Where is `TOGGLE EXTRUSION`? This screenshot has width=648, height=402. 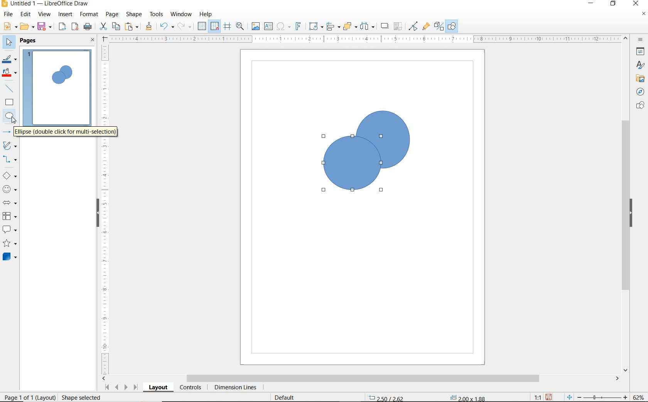 TOGGLE EXTRUSION is located at coordinates (439, 27).